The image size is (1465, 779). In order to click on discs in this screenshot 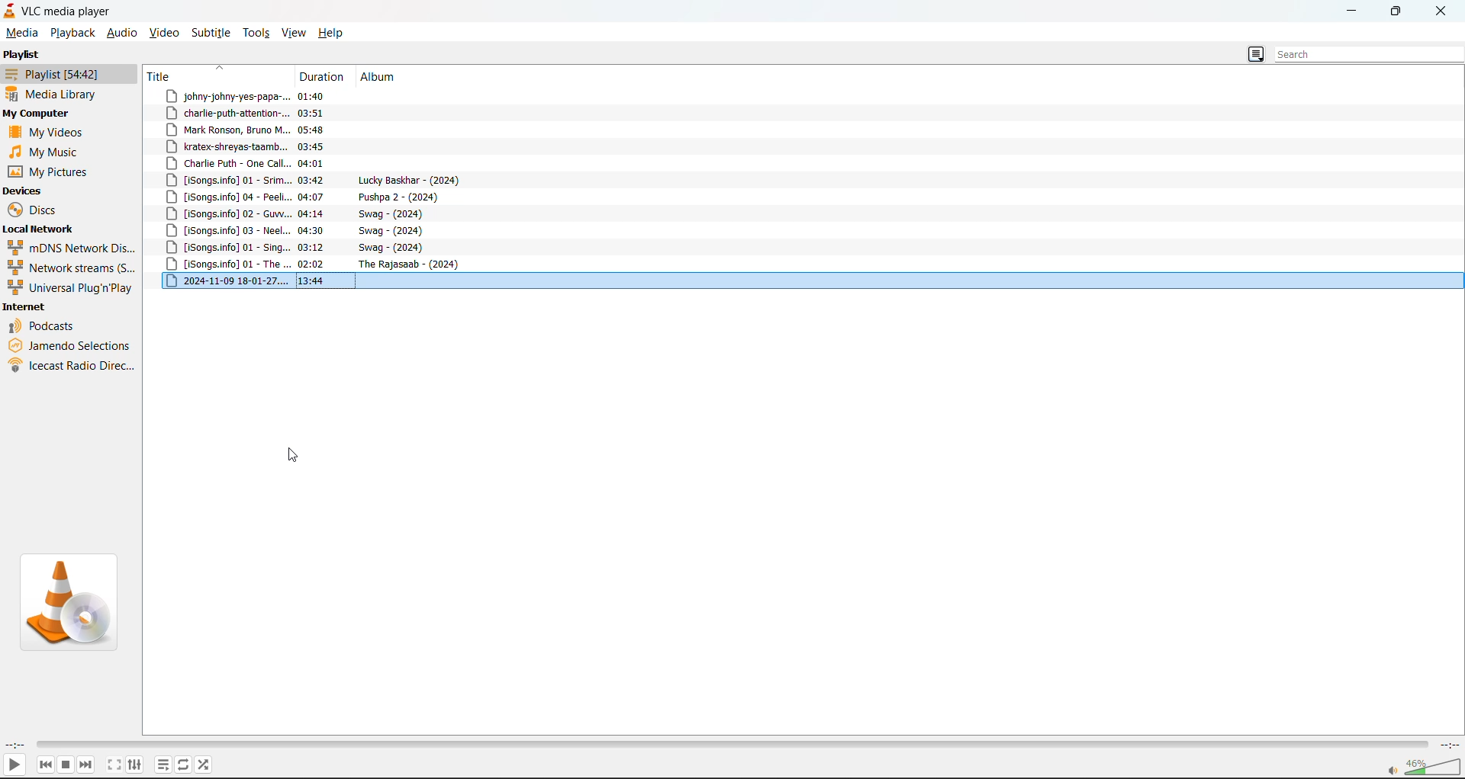, I will do `click(34, 210)`.